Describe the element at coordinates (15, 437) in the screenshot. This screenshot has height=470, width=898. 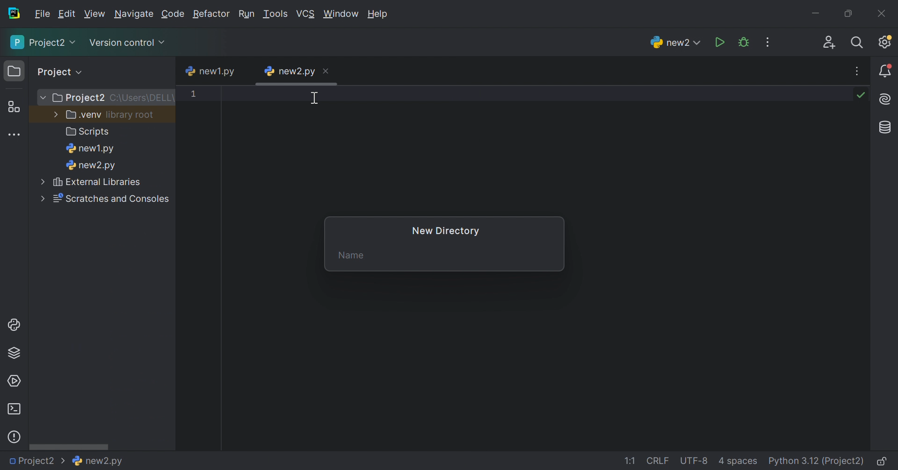
I see `Problems` at that location.